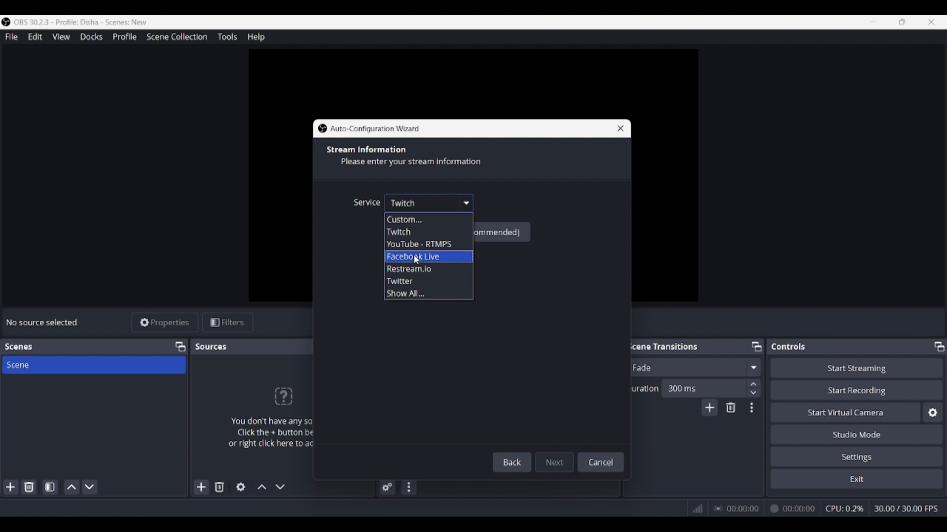 The width and height of the screenshot is (947, 532). I want to click on Move scene up, so click(72, 487).